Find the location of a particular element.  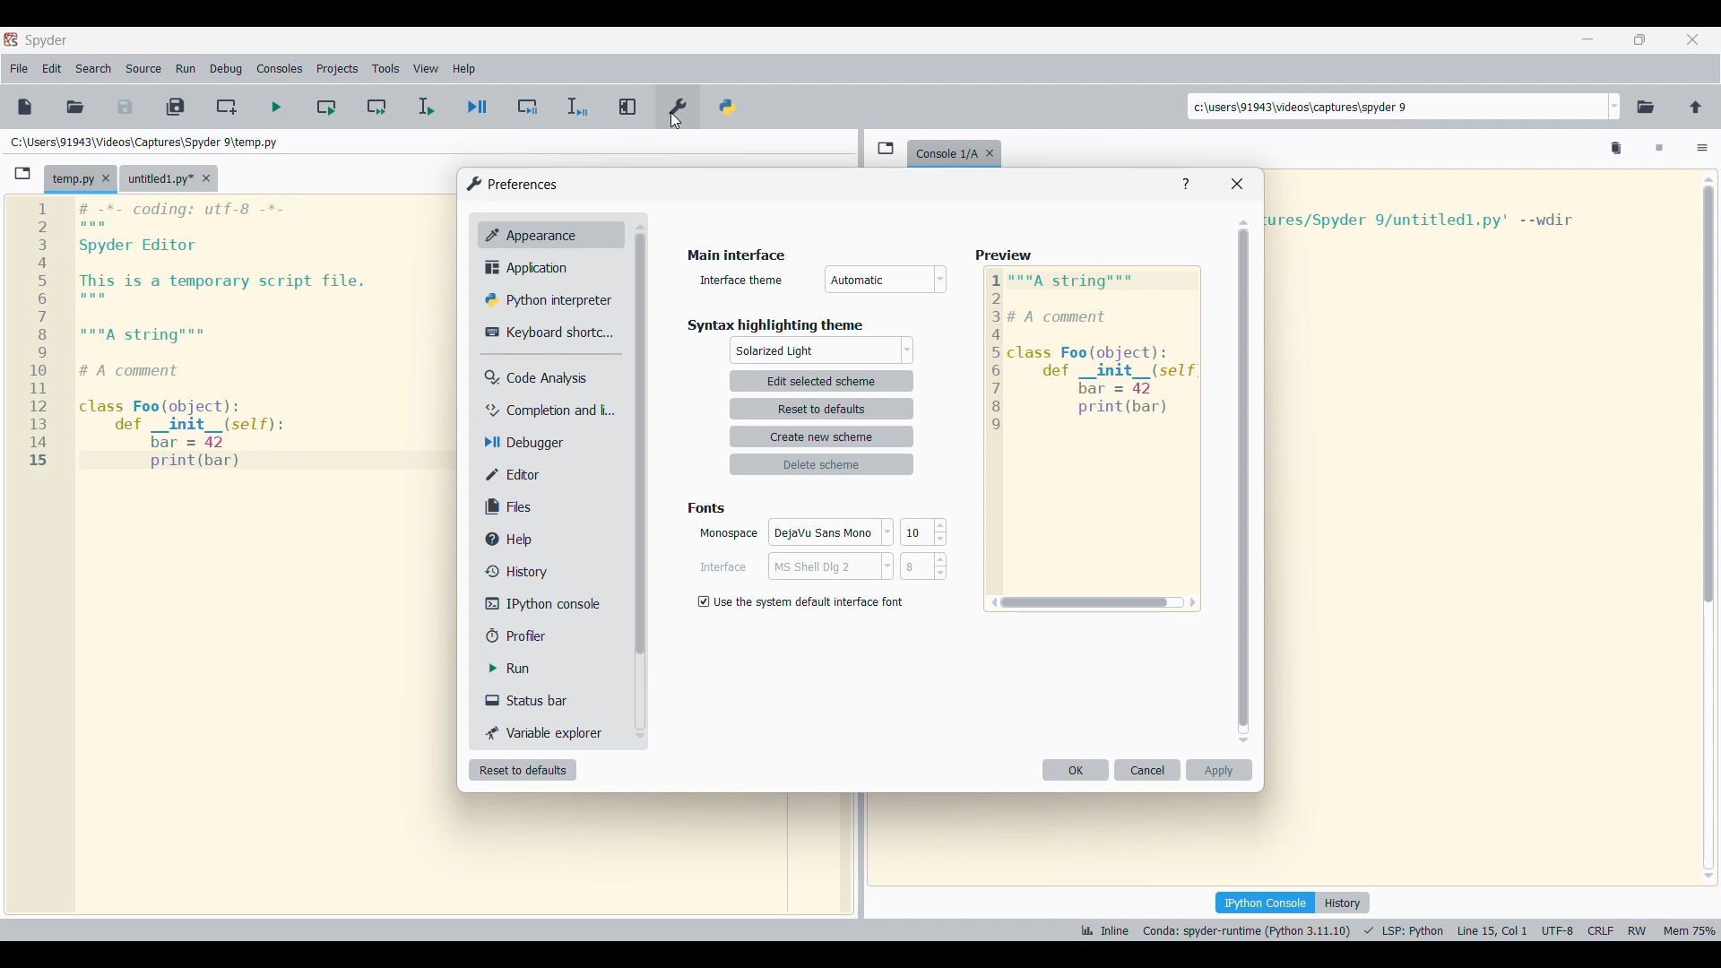

Python interpreter is located at coordinates (552, 300).